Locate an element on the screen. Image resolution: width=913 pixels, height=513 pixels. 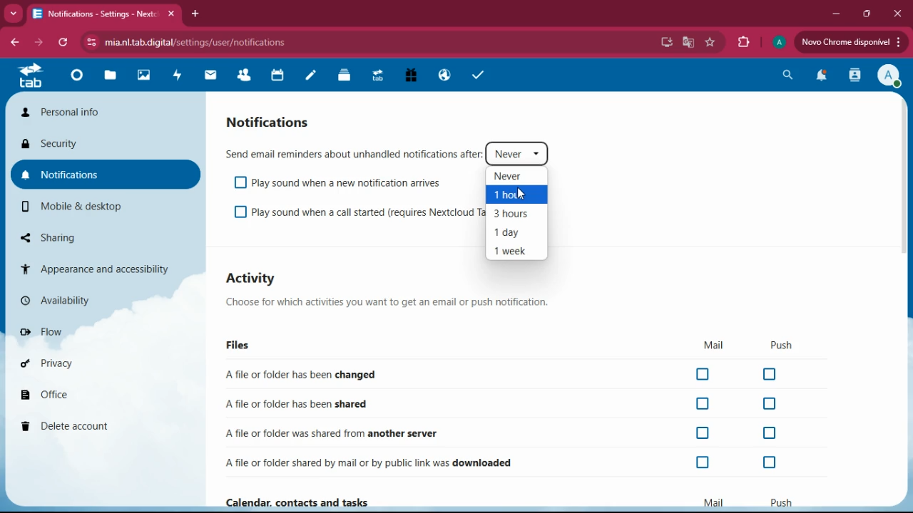
forward is located at coordinates (39, 42).